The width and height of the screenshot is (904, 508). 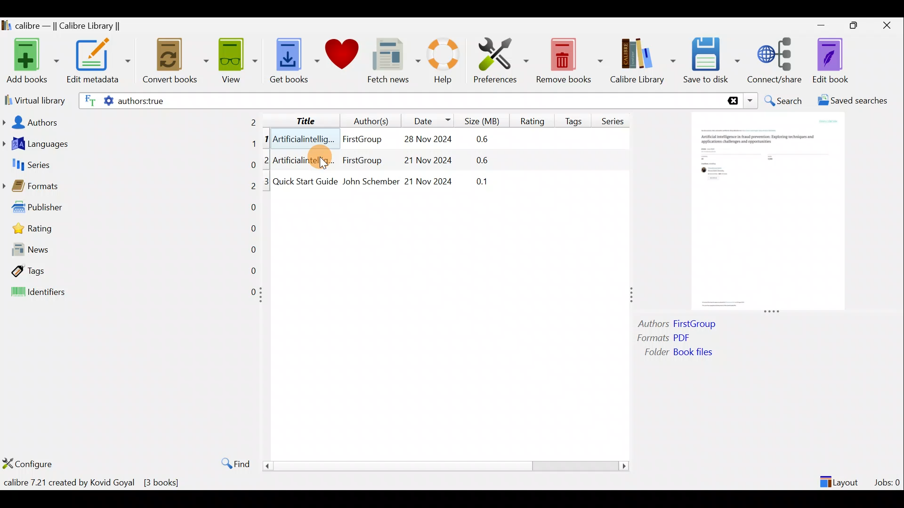 What do you see at coordinates (30, 463) in the screenshot?
I see `Configure` at bounding box center [30, 463].